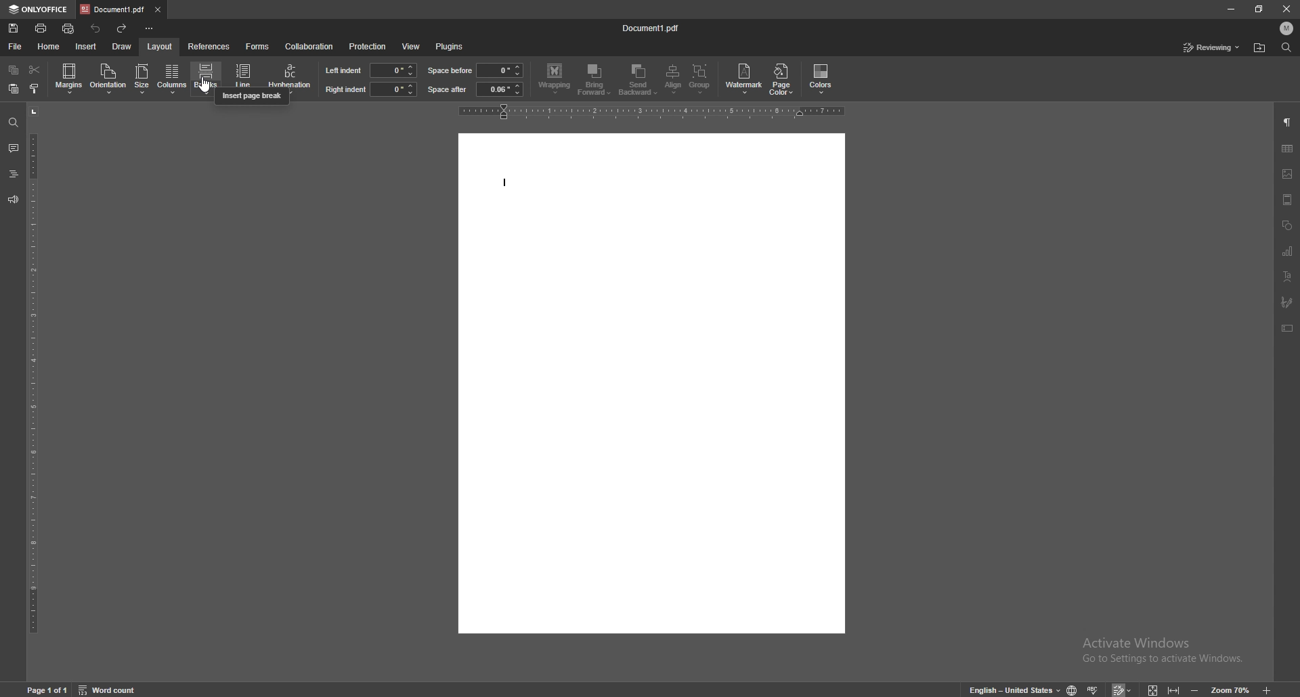 This screenshot has height=697, width=1300. What do you see at coordinates (651, 27) in the screenshot?
I see `file name` at bounding box center [651, 27].